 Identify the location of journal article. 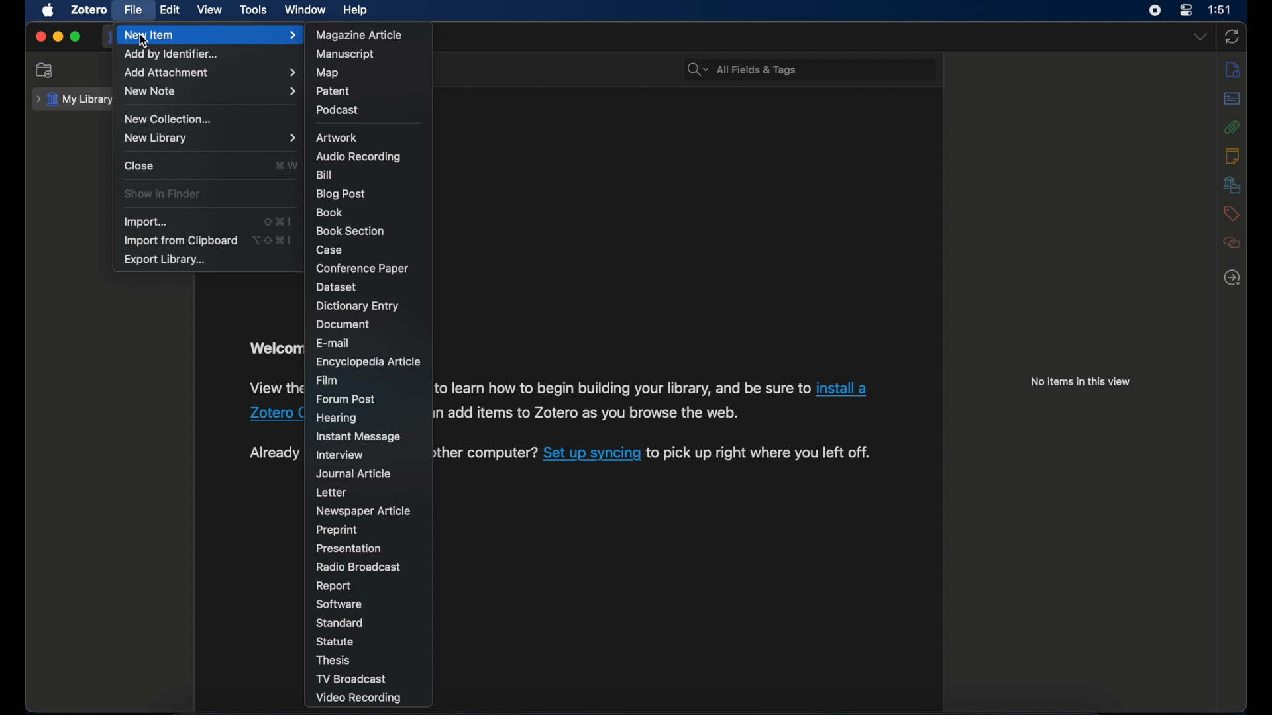
(355, 473).